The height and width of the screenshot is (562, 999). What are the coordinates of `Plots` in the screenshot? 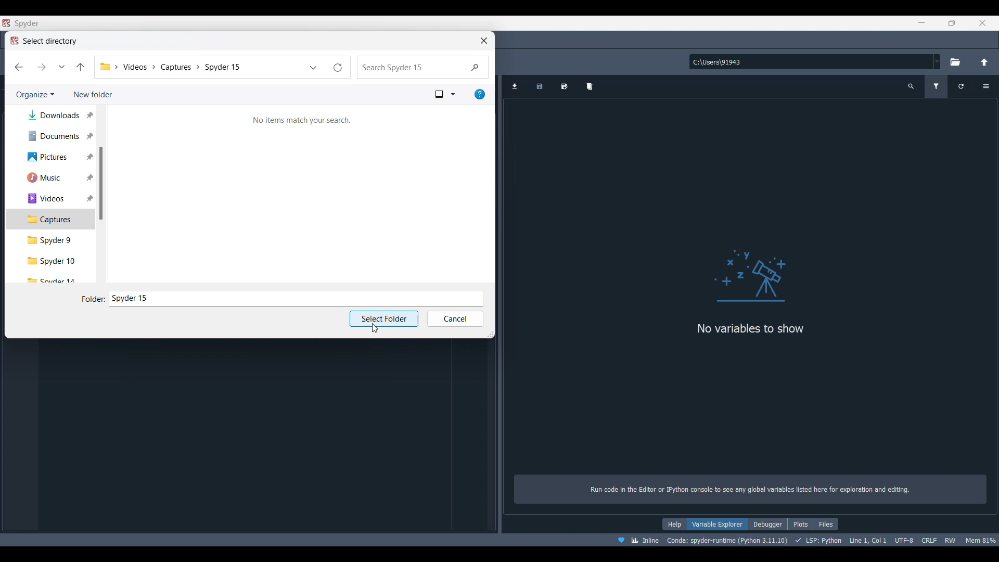 It's located at (800, 524).